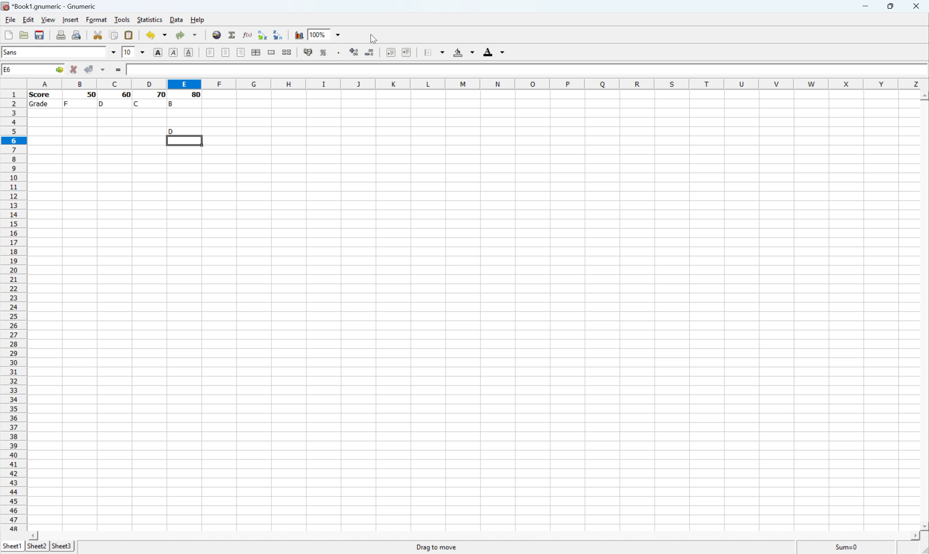  What do you see at coordinates (337, 35) in the screenshot?
I see `Drop Down` at bounding box center [337, 35].